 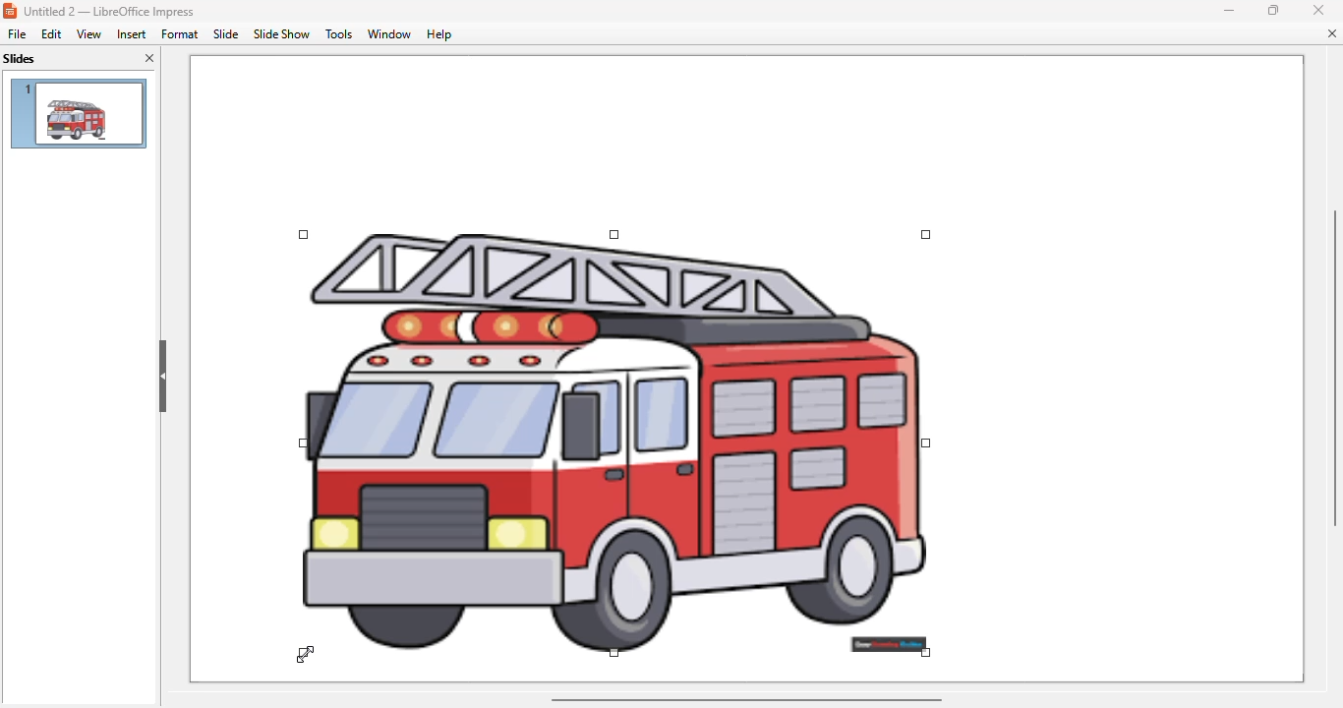 What do you see at coordinates (305, 443) in the screenshot?
I see `corner handles` at bounding box center [305, 443].